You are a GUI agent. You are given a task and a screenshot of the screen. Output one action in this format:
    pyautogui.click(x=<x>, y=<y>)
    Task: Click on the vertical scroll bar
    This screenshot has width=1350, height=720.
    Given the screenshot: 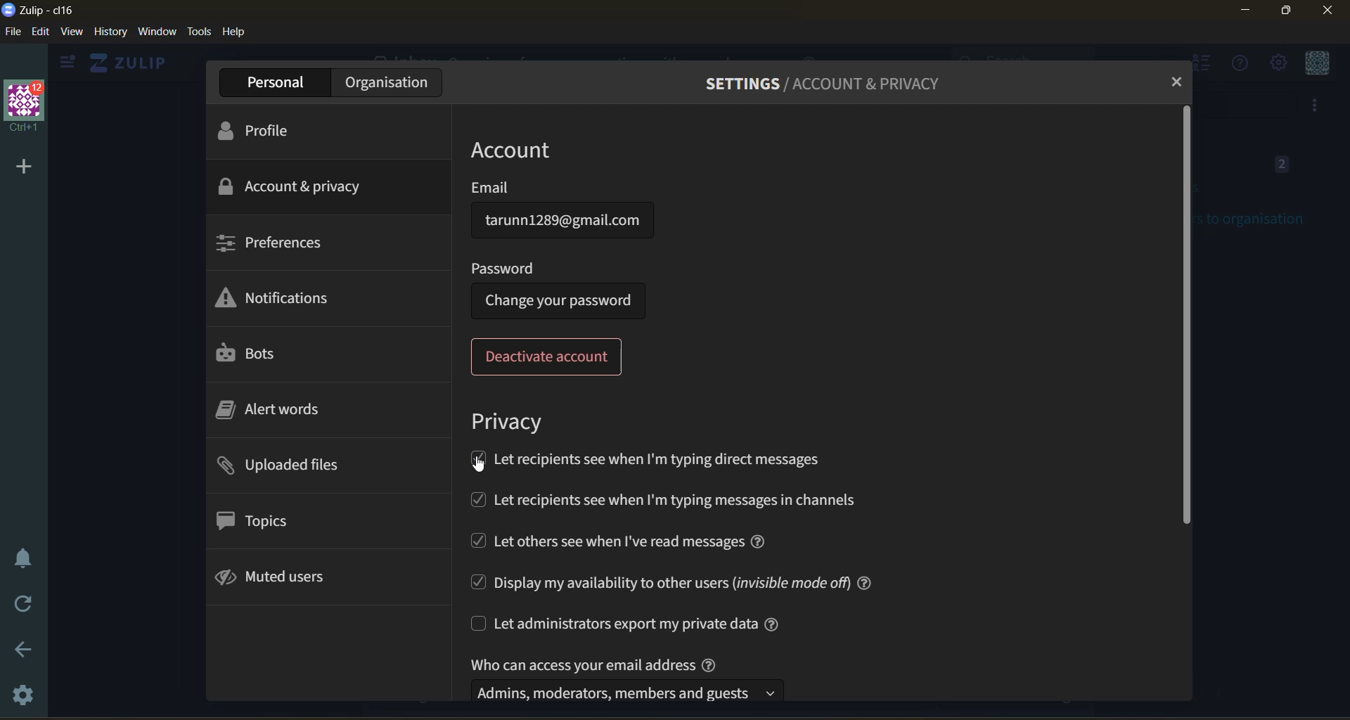 What is the action you would take?
    pyautogui.click(x=1183, y=317)
    